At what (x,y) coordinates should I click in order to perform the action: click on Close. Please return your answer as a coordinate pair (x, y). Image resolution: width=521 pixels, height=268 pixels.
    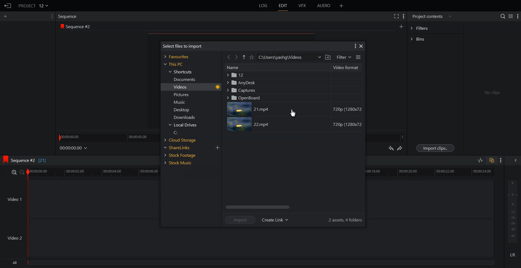
    Looking at the image, I should click on (361, 47).